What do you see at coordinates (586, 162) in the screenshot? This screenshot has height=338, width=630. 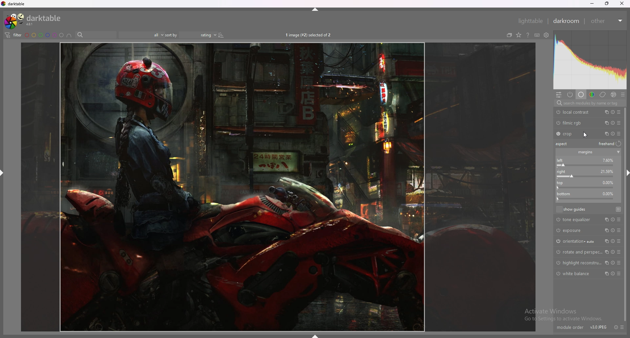 I see `left` at bounding box center [586, 162].